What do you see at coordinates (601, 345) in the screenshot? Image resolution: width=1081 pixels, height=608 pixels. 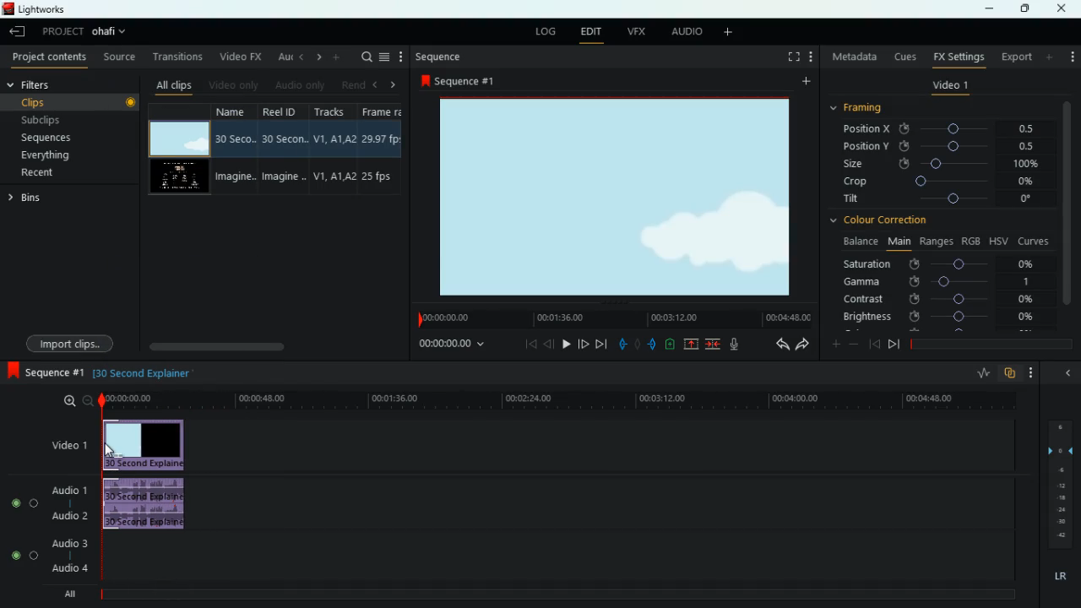 I see `forward` at bounding box center [601, 345].